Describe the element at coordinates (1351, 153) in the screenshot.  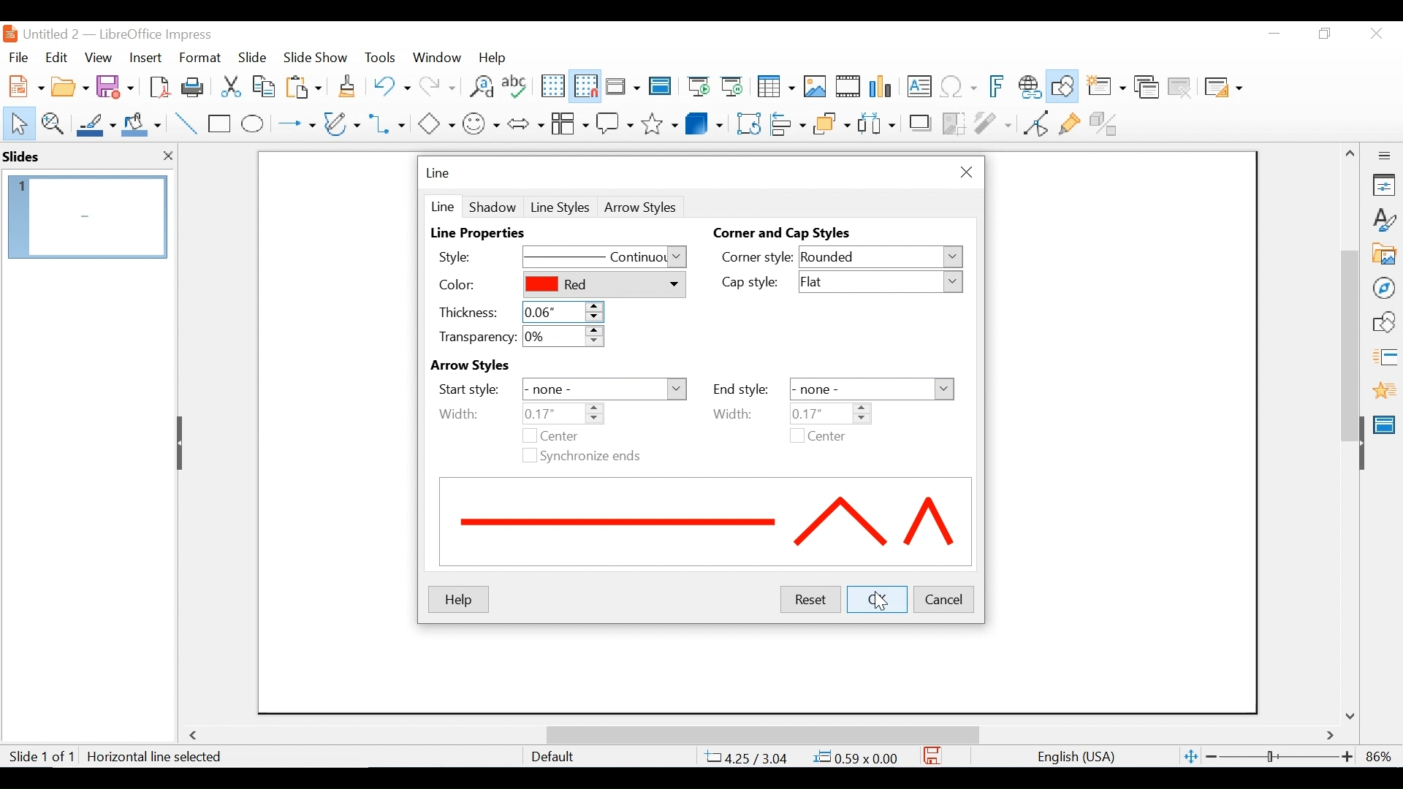
I see `Scroll up` at that location.